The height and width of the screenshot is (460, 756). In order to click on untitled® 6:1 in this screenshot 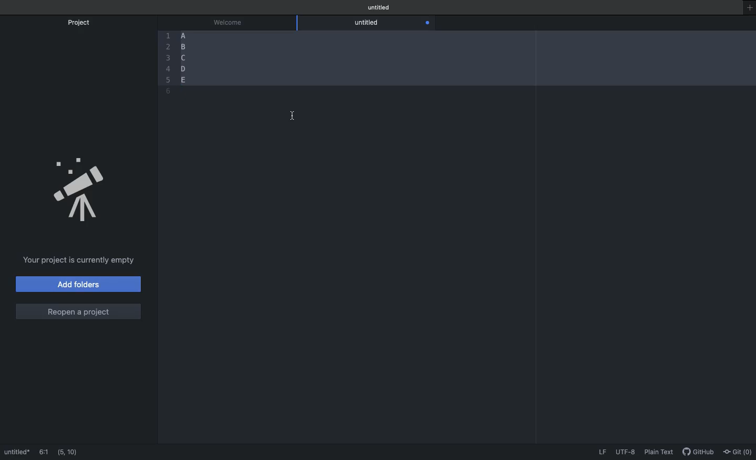, I will do `click(31, 452)`.